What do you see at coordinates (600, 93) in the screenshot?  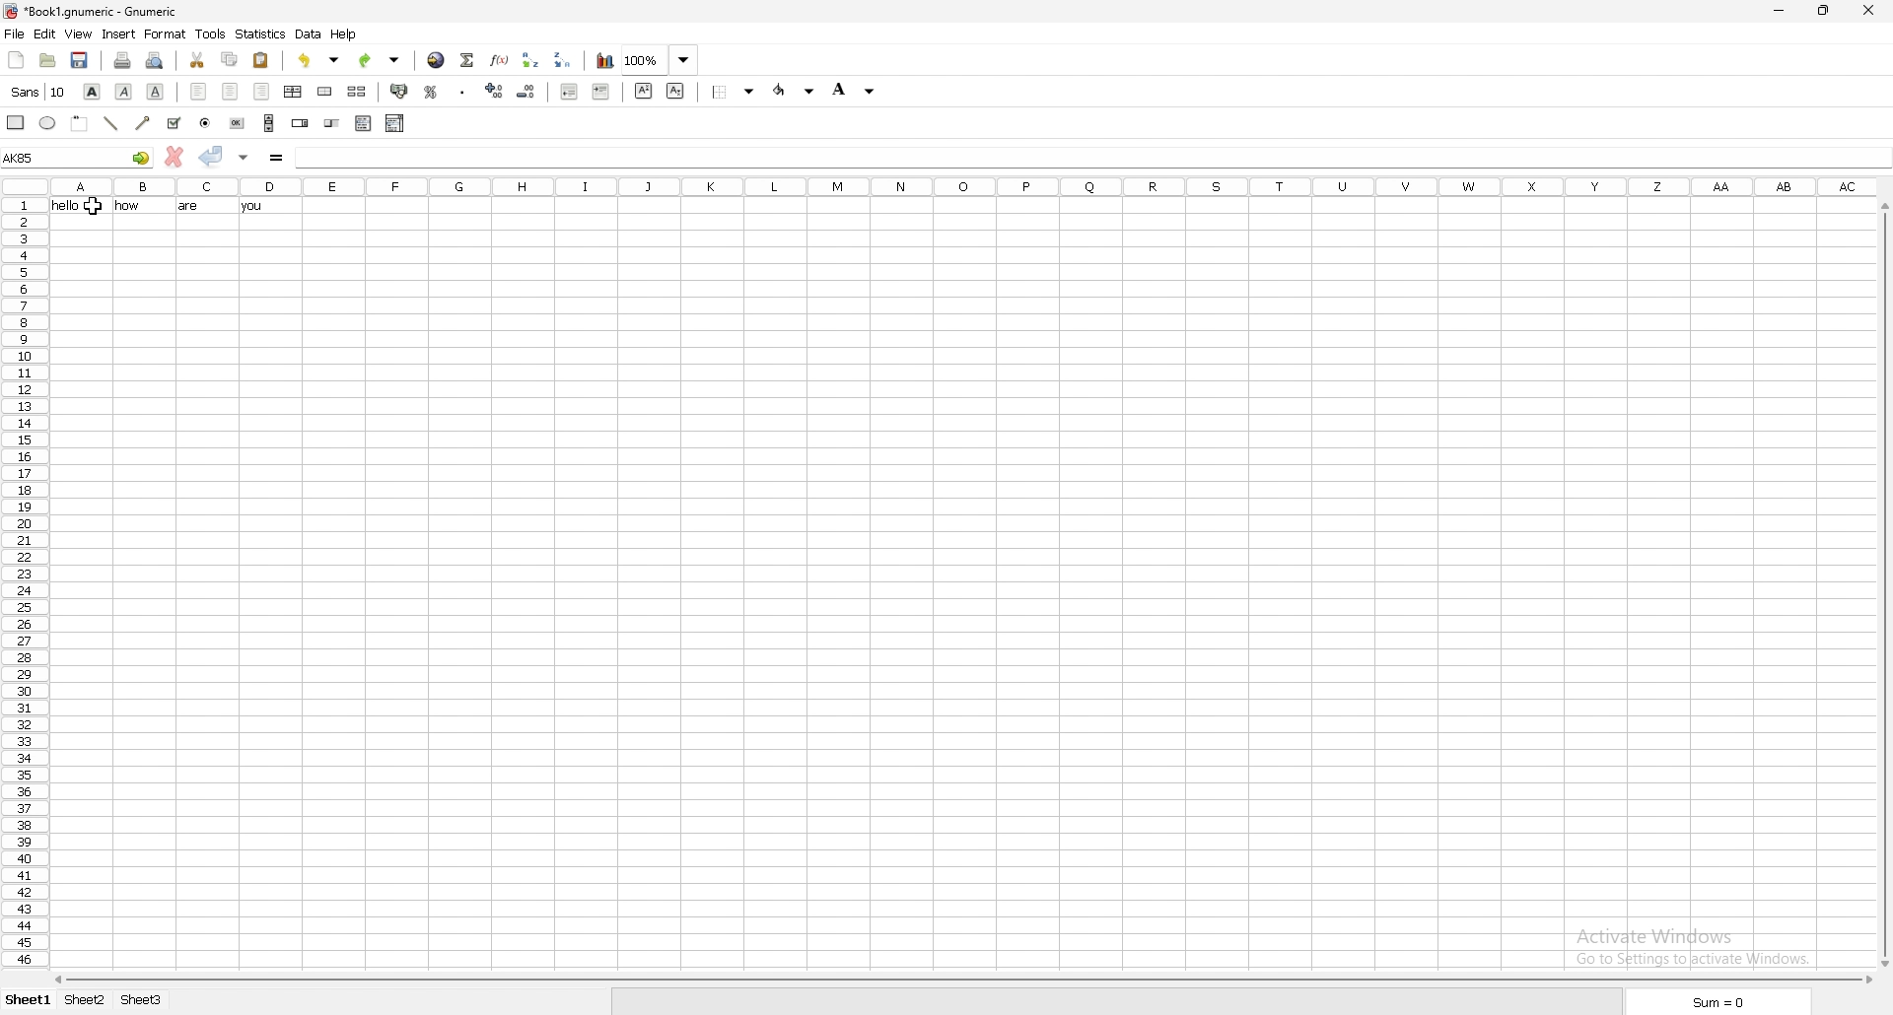 I see `increase indent` at bounding box center [600, 93].